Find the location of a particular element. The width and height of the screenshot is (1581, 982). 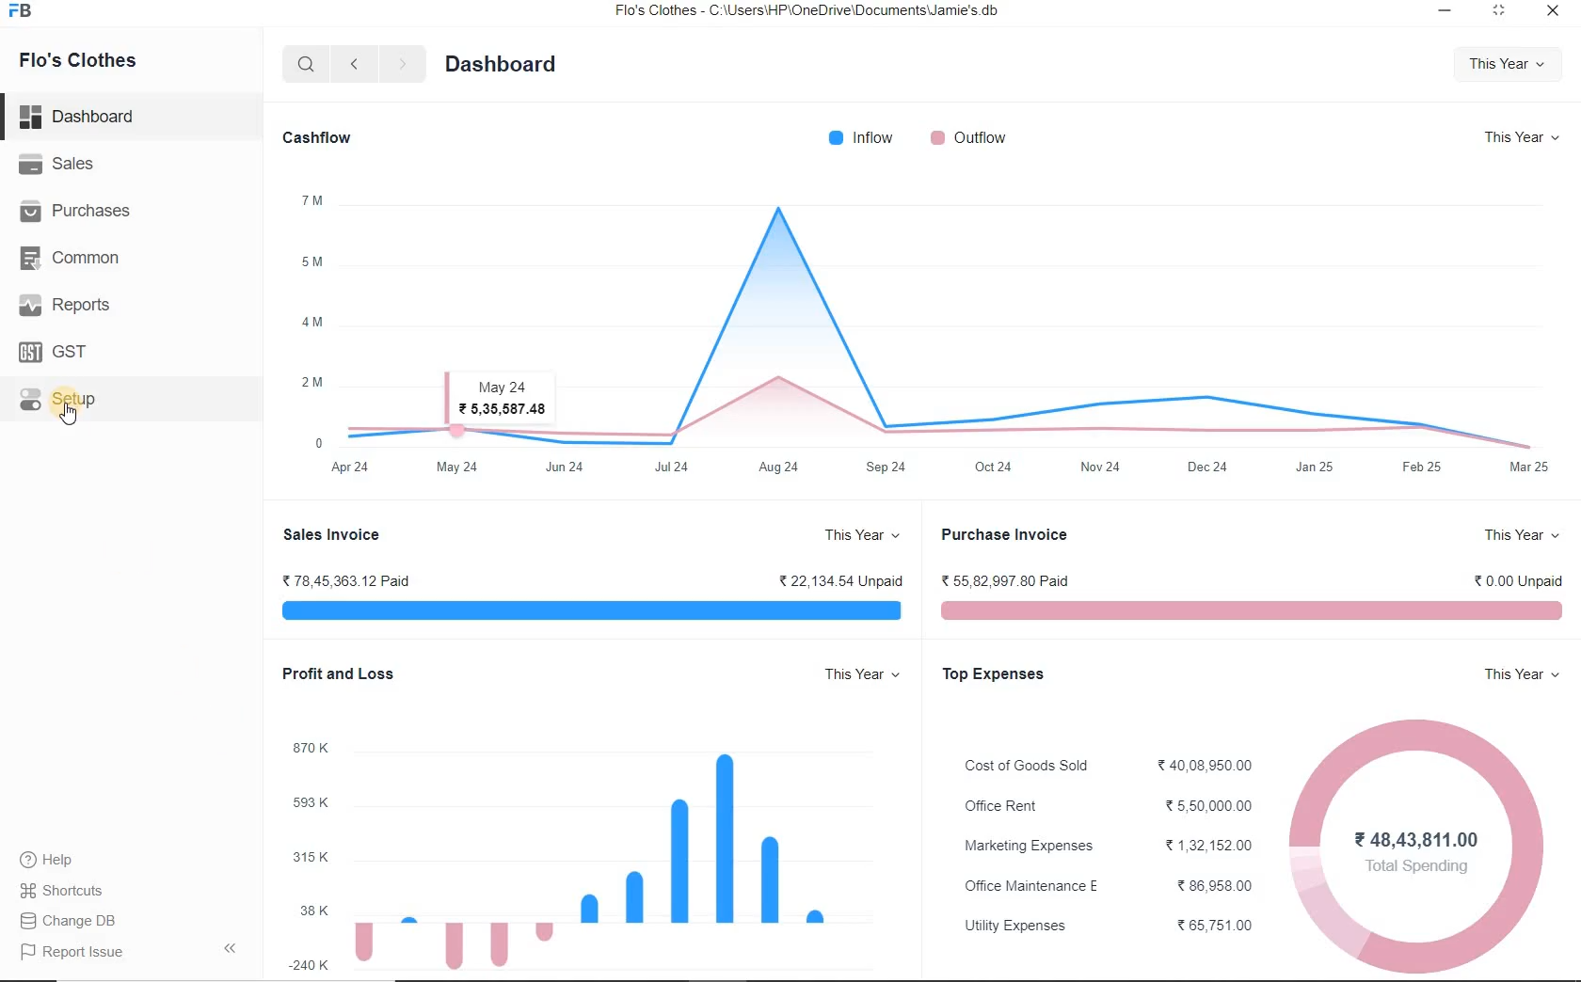

Cashflow is located at coordinates (315, 140).